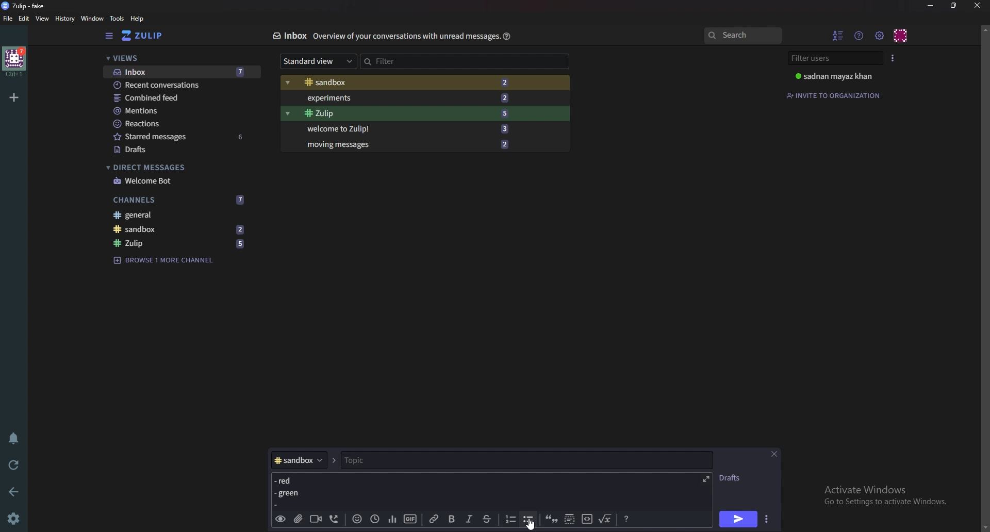 This screenshot has width=990, height=532. I want to click on Cursor, so click(533, 523).